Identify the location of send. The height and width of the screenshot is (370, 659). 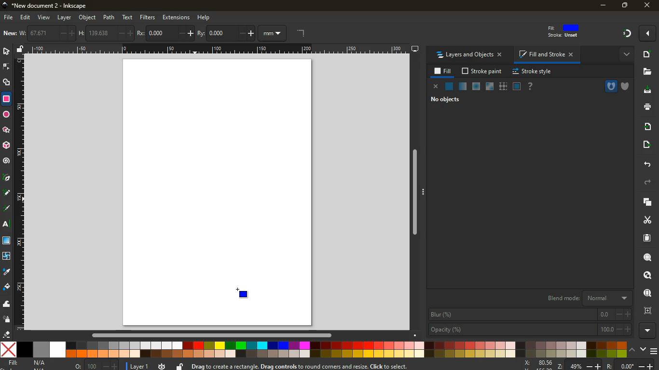
(645, 145).